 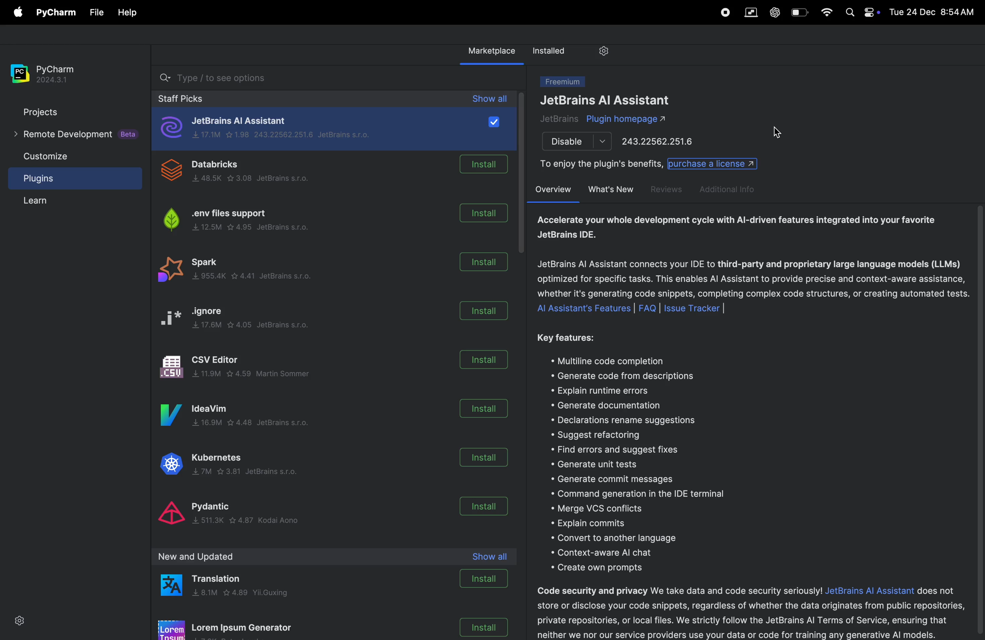 What do you see at coordinates (483, 463) in the screenshot?
I see `install` at bounding box center [483, 463].